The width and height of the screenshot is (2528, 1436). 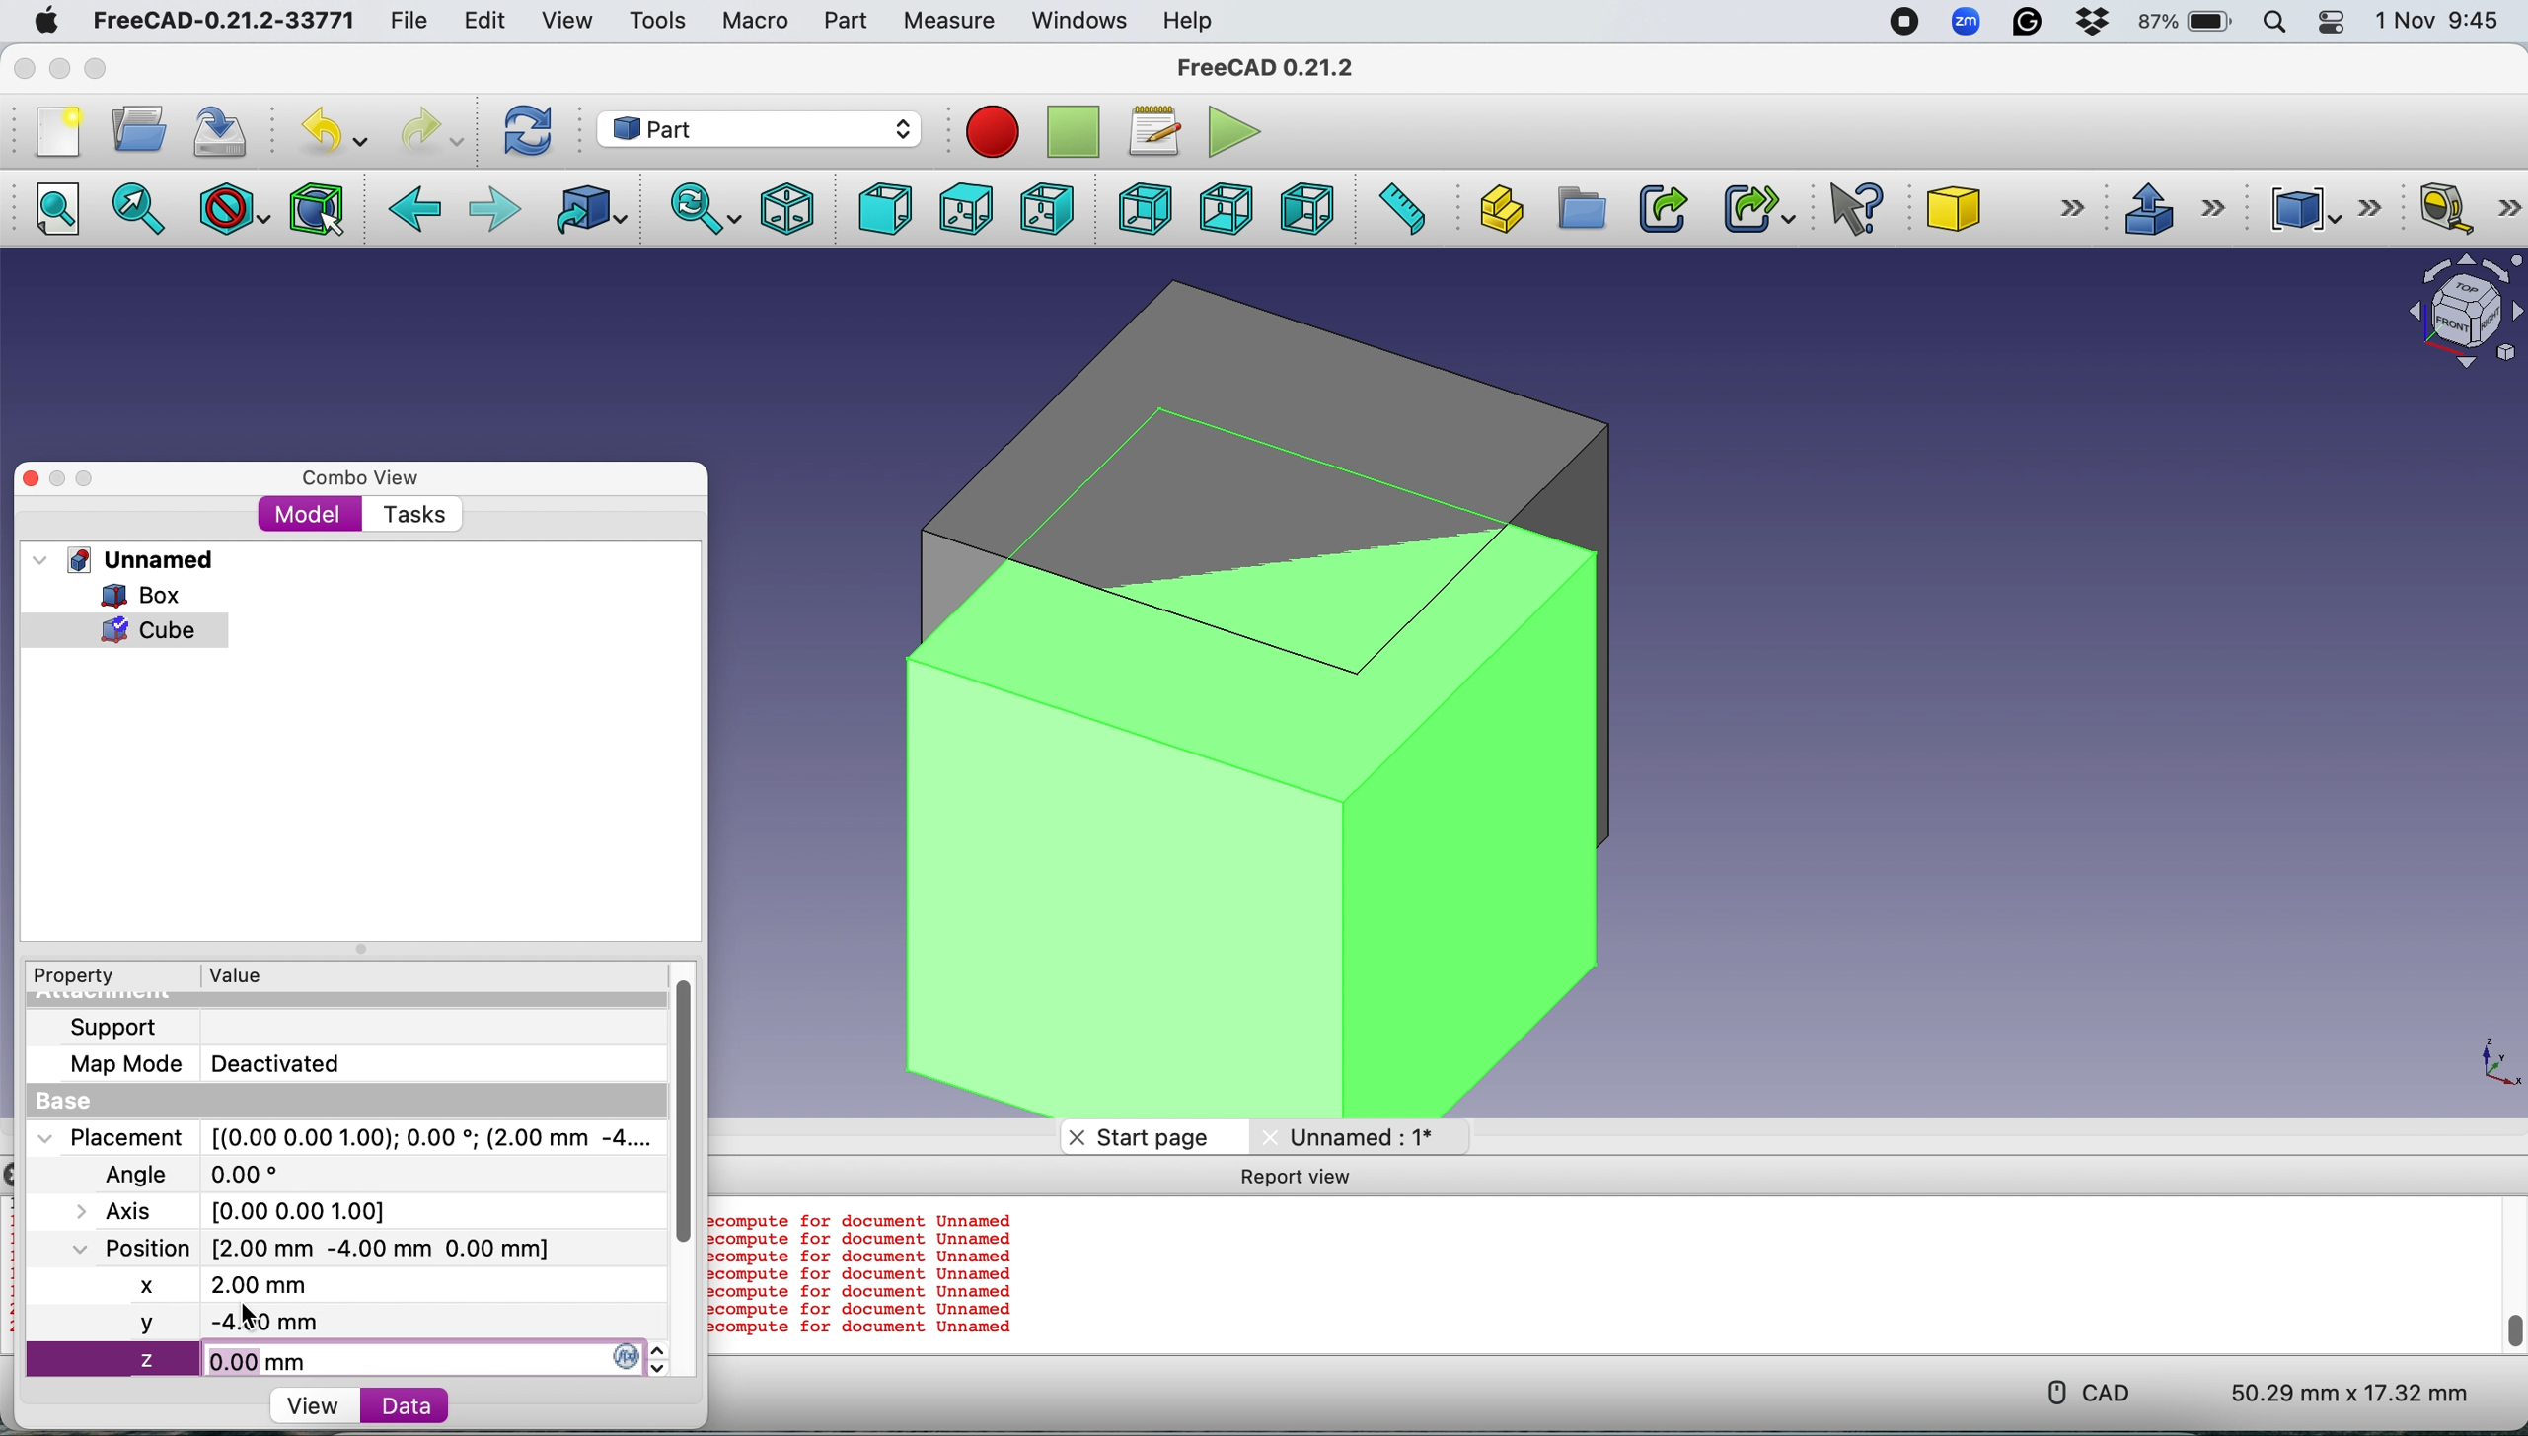 I want to click on CAD, so click(x=2078, y=1390).